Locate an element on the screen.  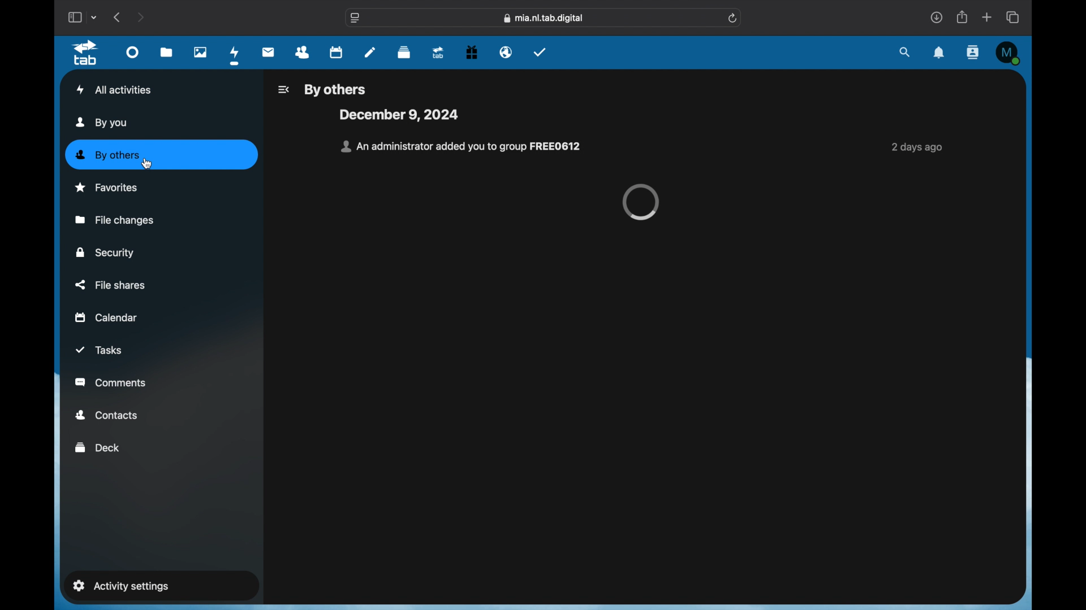
dashboard is located at coordinates (133, 53).